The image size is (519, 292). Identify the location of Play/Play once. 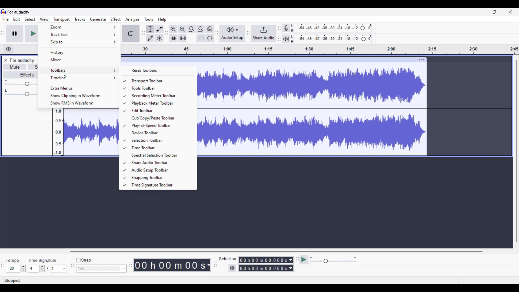
(31, 34).